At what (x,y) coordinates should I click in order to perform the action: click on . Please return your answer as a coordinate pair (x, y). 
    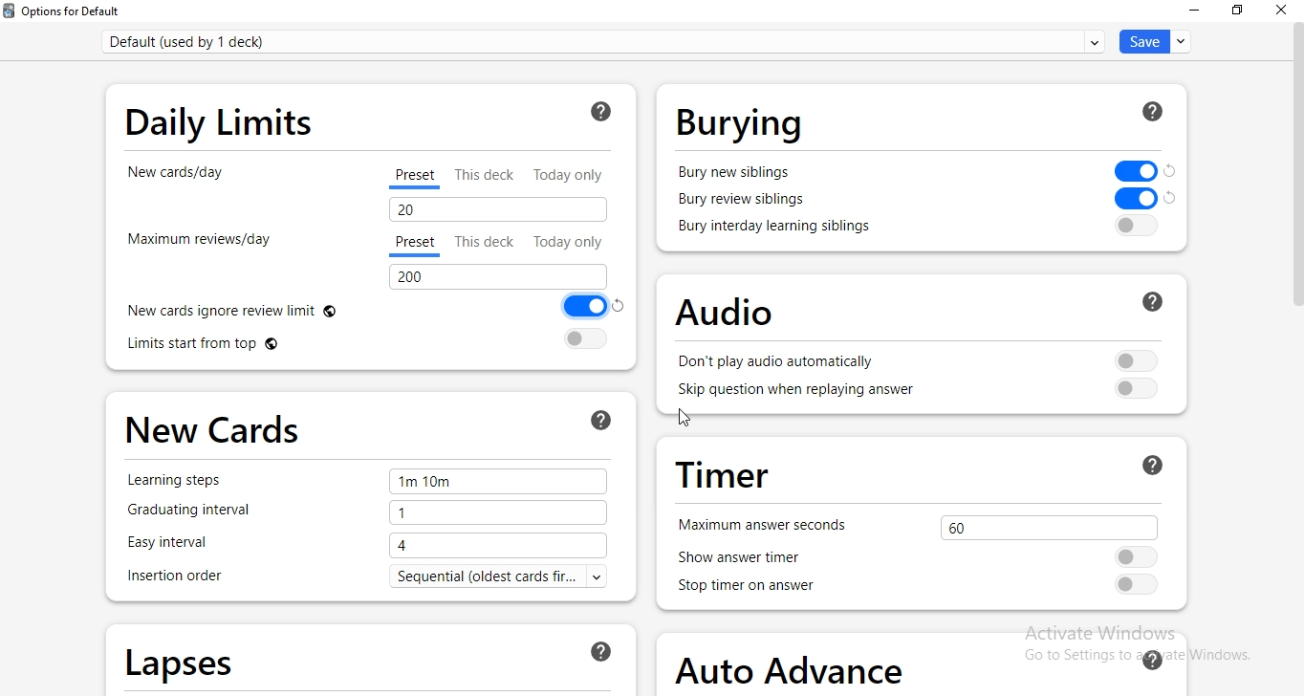
    Looking at the image, I should click on (619, 306).